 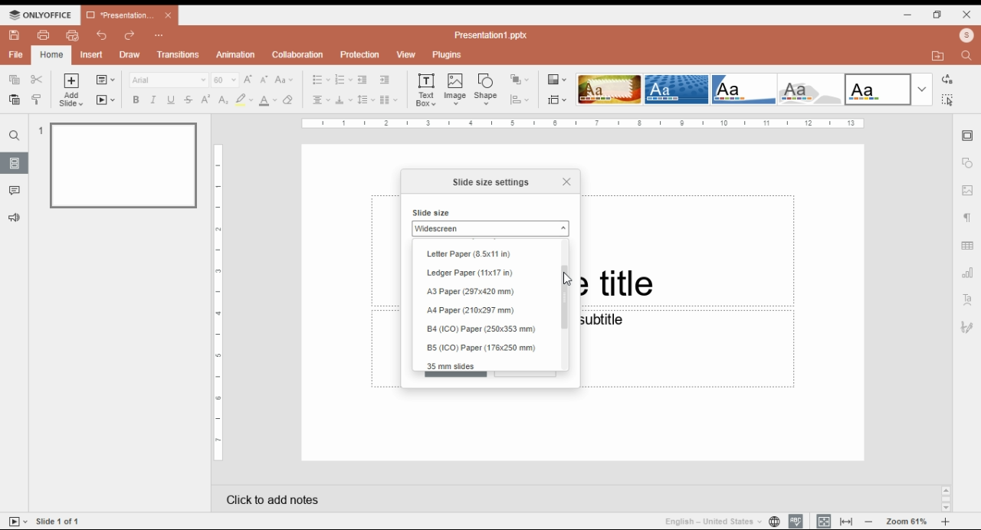 I want to click on save, so click(x=14, y=35).